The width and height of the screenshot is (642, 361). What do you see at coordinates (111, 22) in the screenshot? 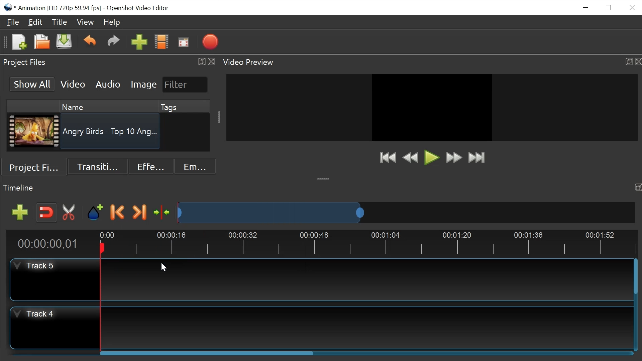
I see `Help` at bounding box center [111, 22].